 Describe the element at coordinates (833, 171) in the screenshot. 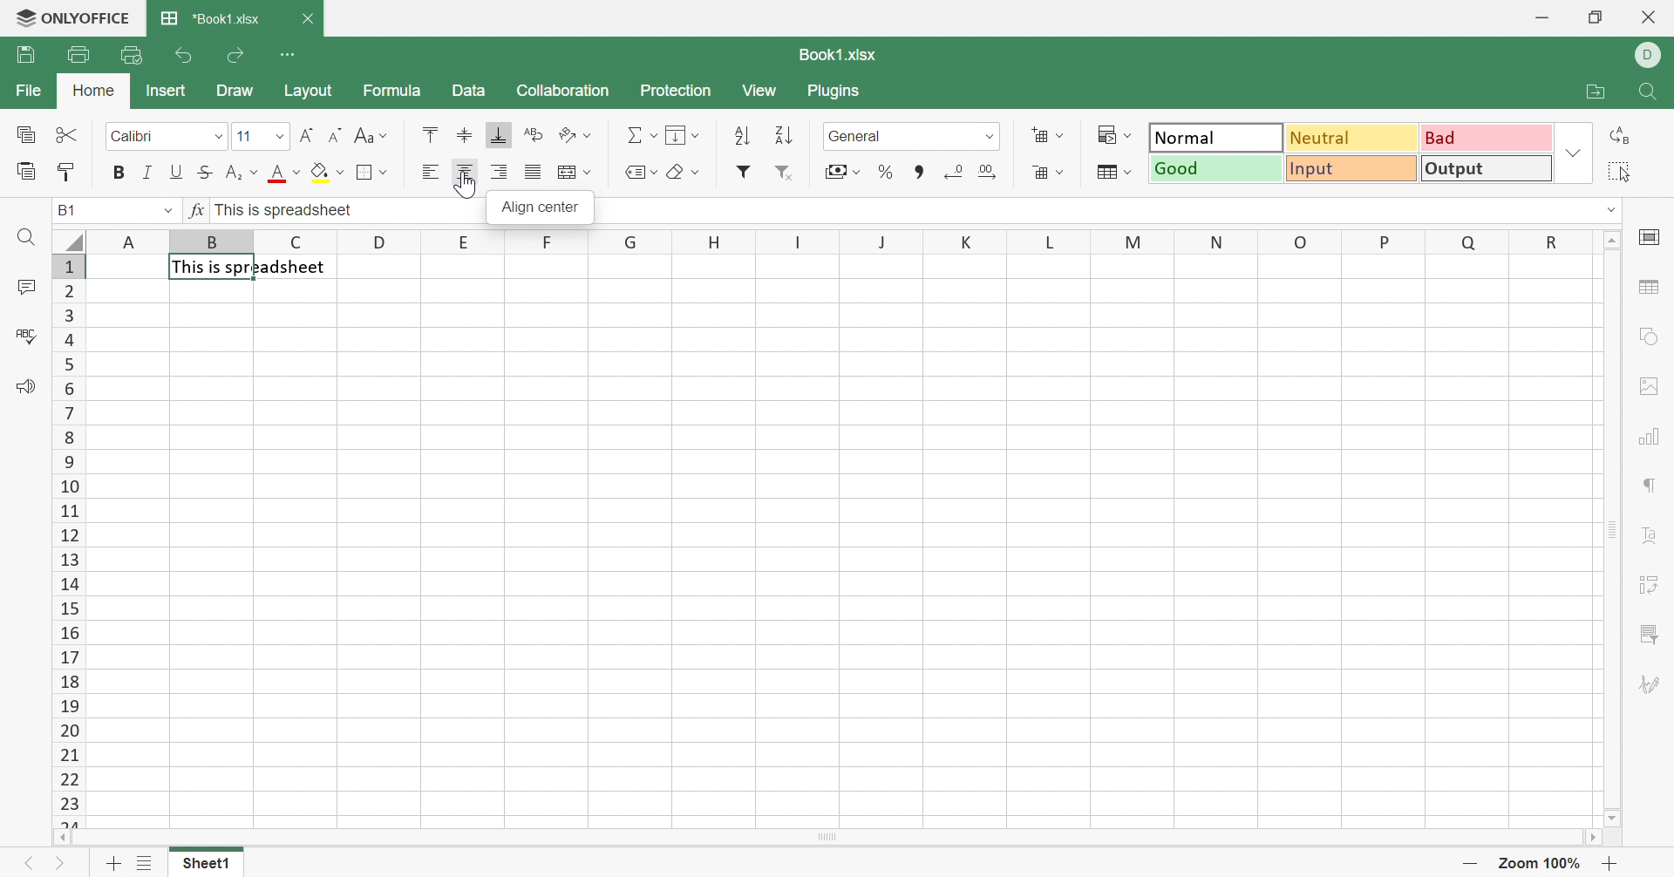

I see `Accounting styles` at that location.